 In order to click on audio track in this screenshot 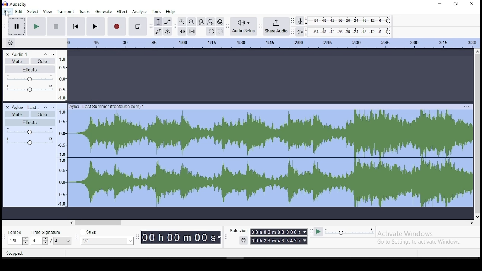, I will do `click(270, 156)`.